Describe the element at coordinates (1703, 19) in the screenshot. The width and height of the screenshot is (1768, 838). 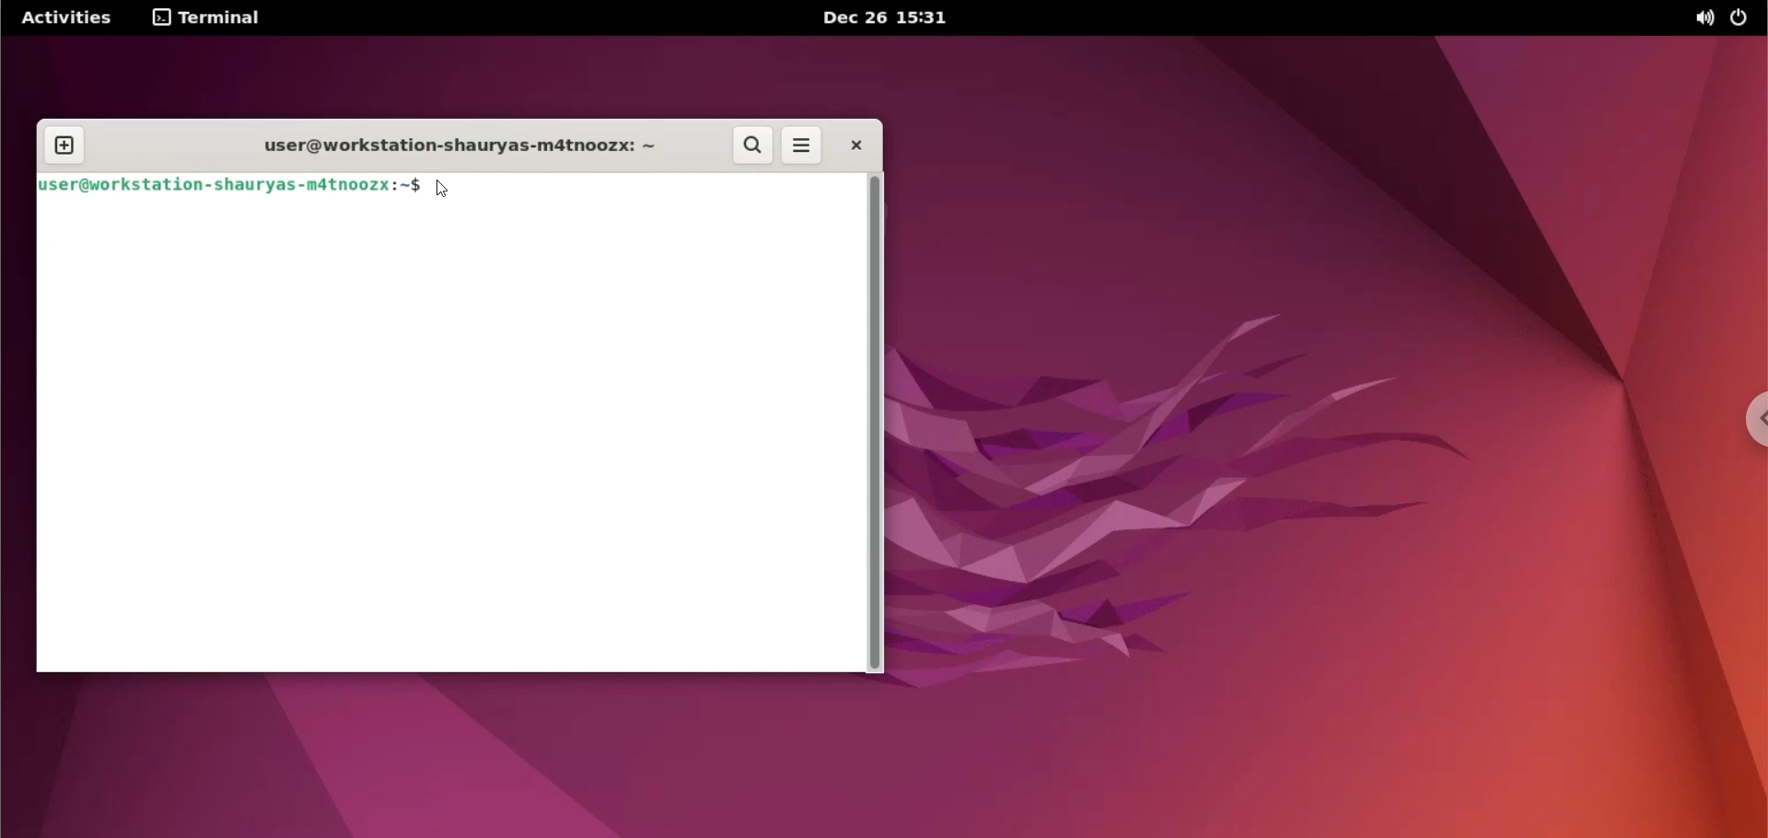
I see `sound options` at that location.